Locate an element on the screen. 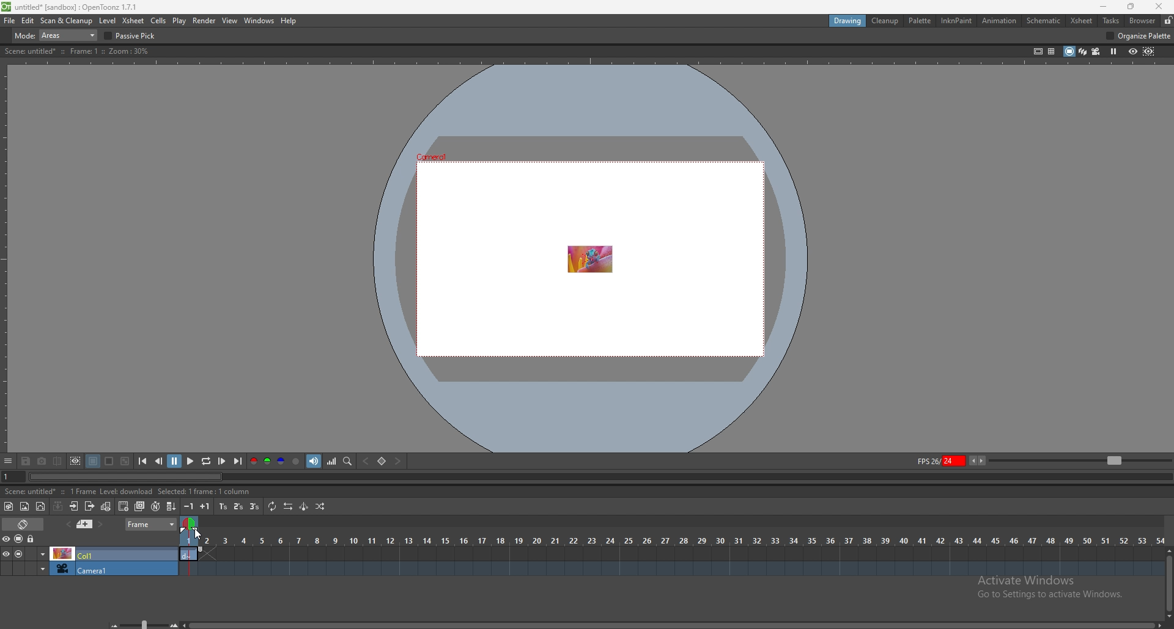  3d is located at coordinates (1083, 51).